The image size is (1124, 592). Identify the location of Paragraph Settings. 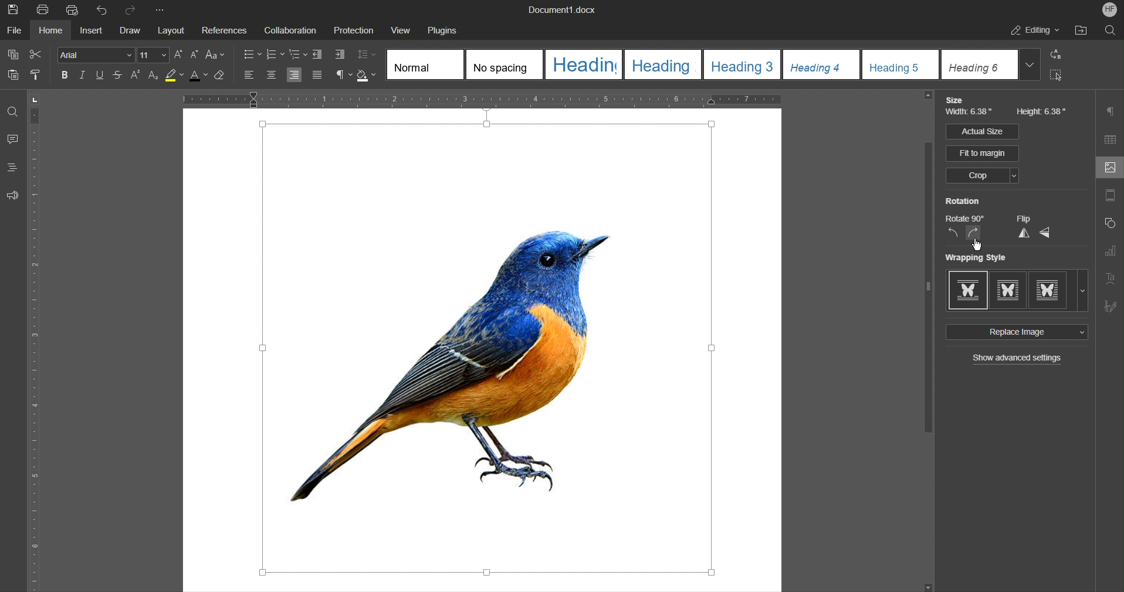
(1111, 111).